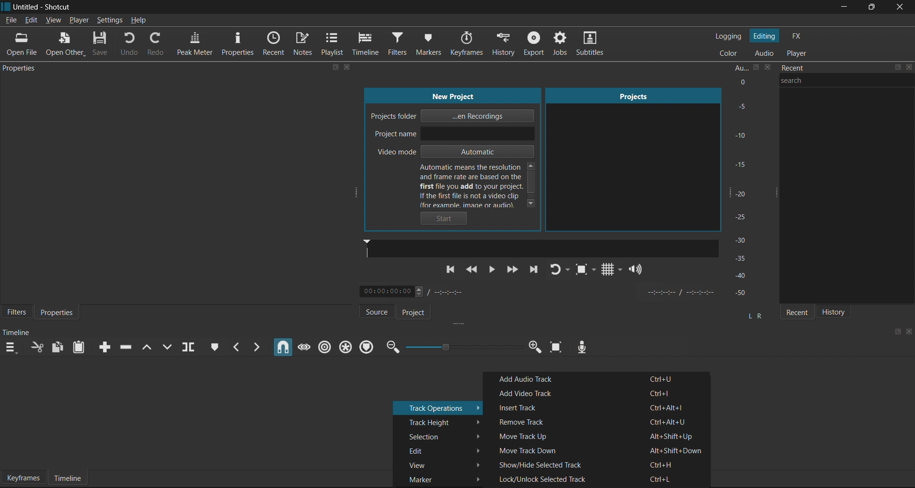  Describe the element at coordinates (101, 45) in the screenshot. I see `Save` at that location.